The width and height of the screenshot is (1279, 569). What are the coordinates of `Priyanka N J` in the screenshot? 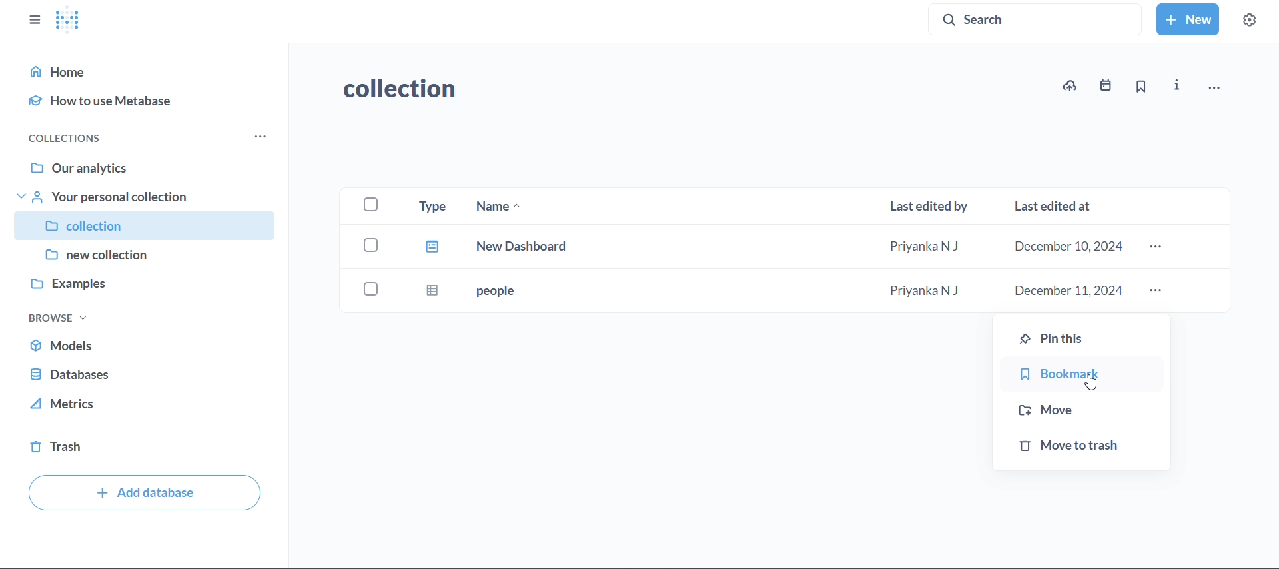 It's located at (927, 291).